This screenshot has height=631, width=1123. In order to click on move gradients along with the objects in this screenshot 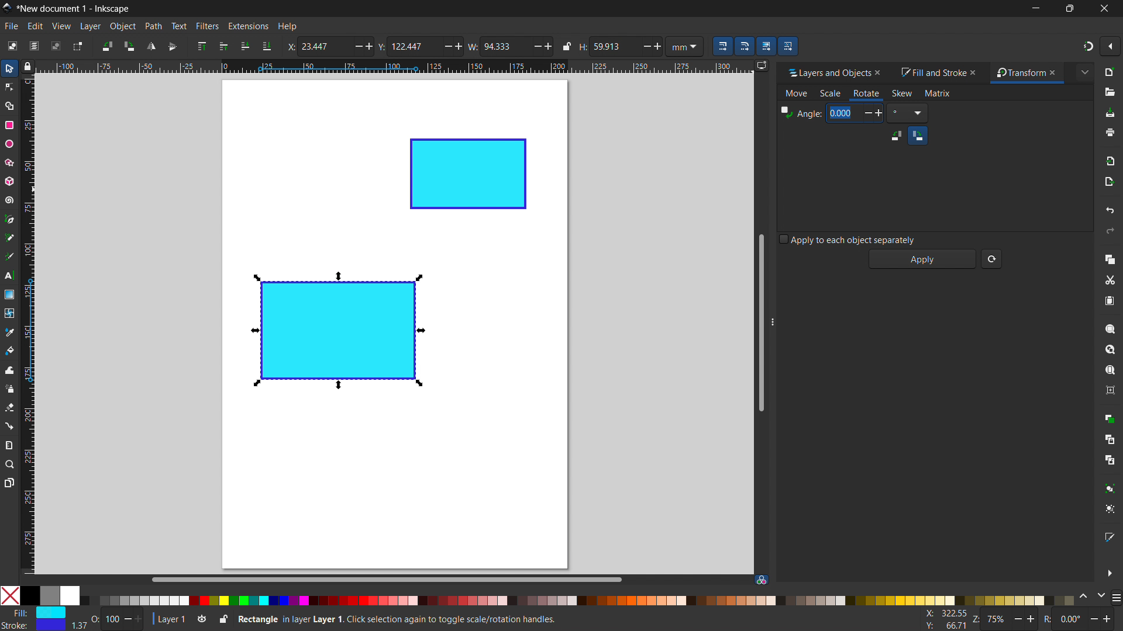, I will do `click(766, 46)`.